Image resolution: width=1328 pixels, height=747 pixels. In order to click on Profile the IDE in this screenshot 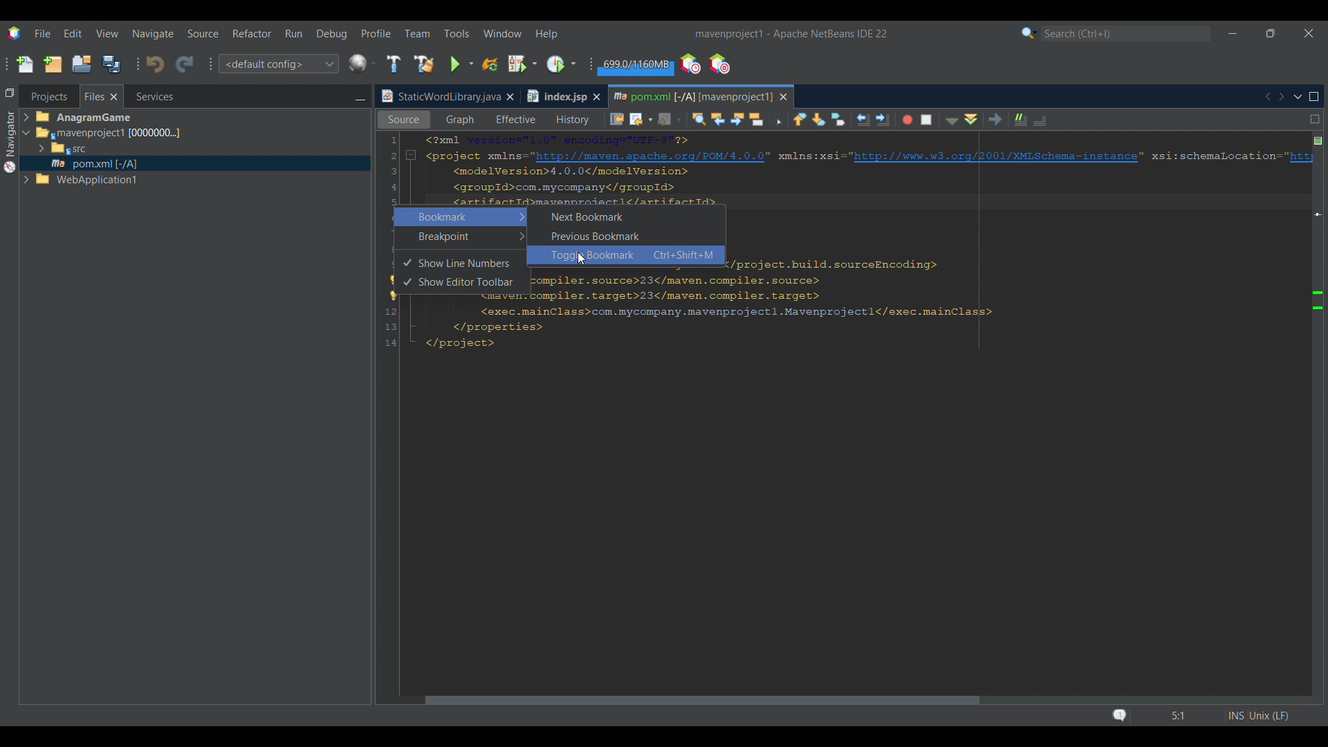, I will do `click(691, 64)`.